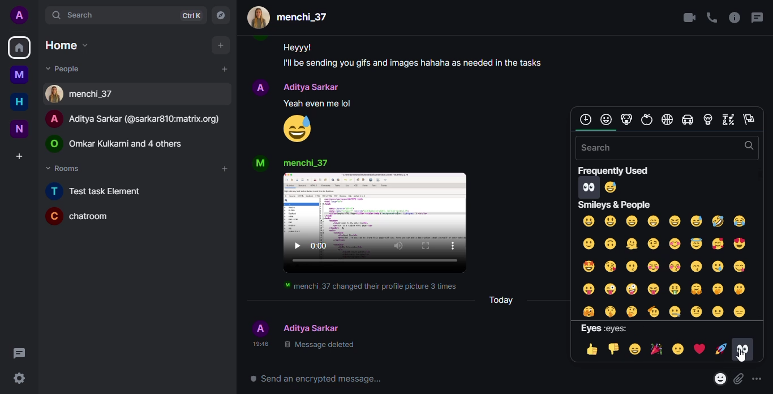 This screenshot has height=394, width=773. Describe the element at coordinates (603, 147) in the screenshot. I see `search` at that location.